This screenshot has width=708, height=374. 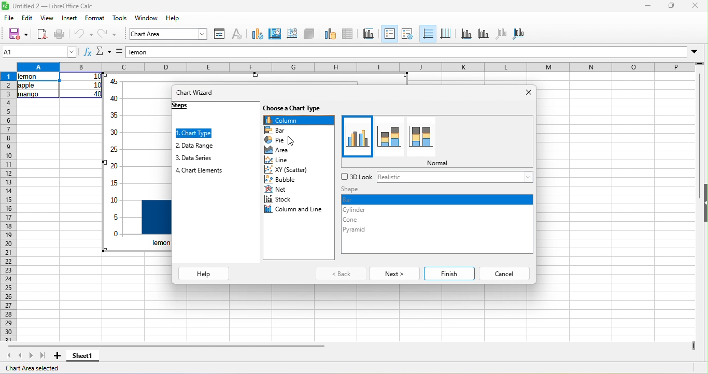 I want to click on maximize, so click(x=670, y=6).